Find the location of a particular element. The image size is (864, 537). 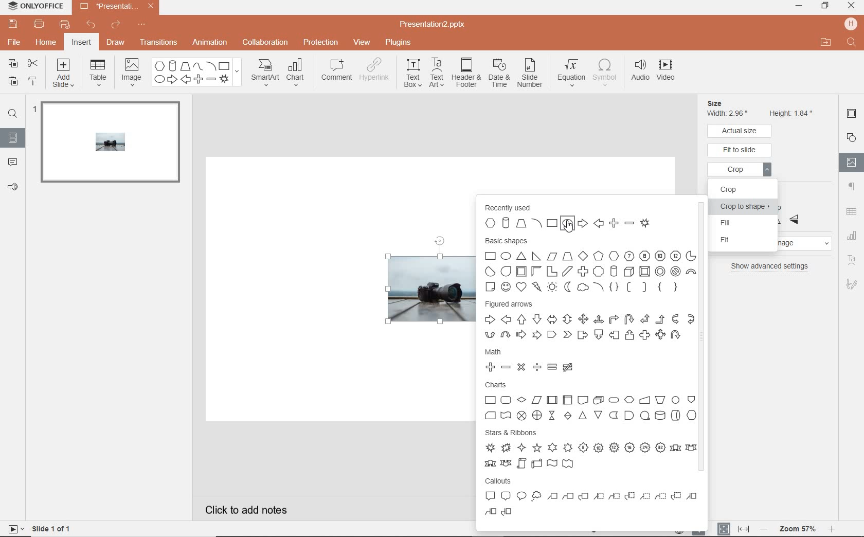

text box is located at coordinates (412, 75).